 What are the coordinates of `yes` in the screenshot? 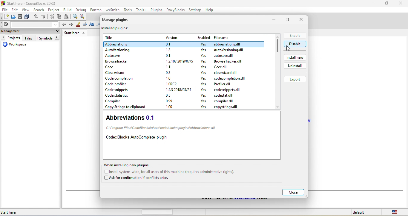 It's located at (205, 56).